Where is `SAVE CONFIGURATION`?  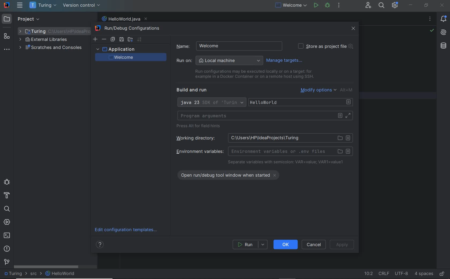 SAVE CONFIGURATION is located at coordinates (121, 40).